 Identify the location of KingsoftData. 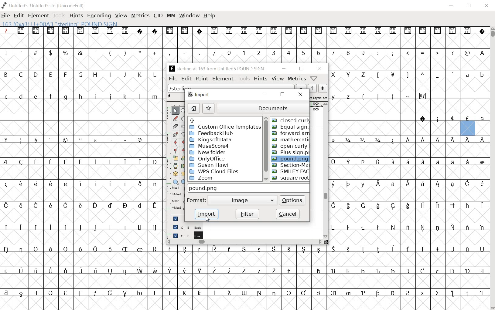
(214, 139).